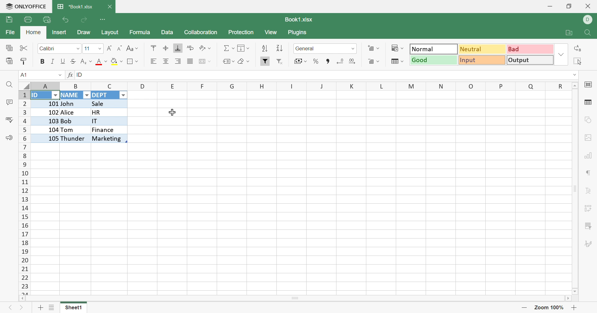 The width and height of the screenshot is (597, 313). I want to click on Underline, so click(63, 62).